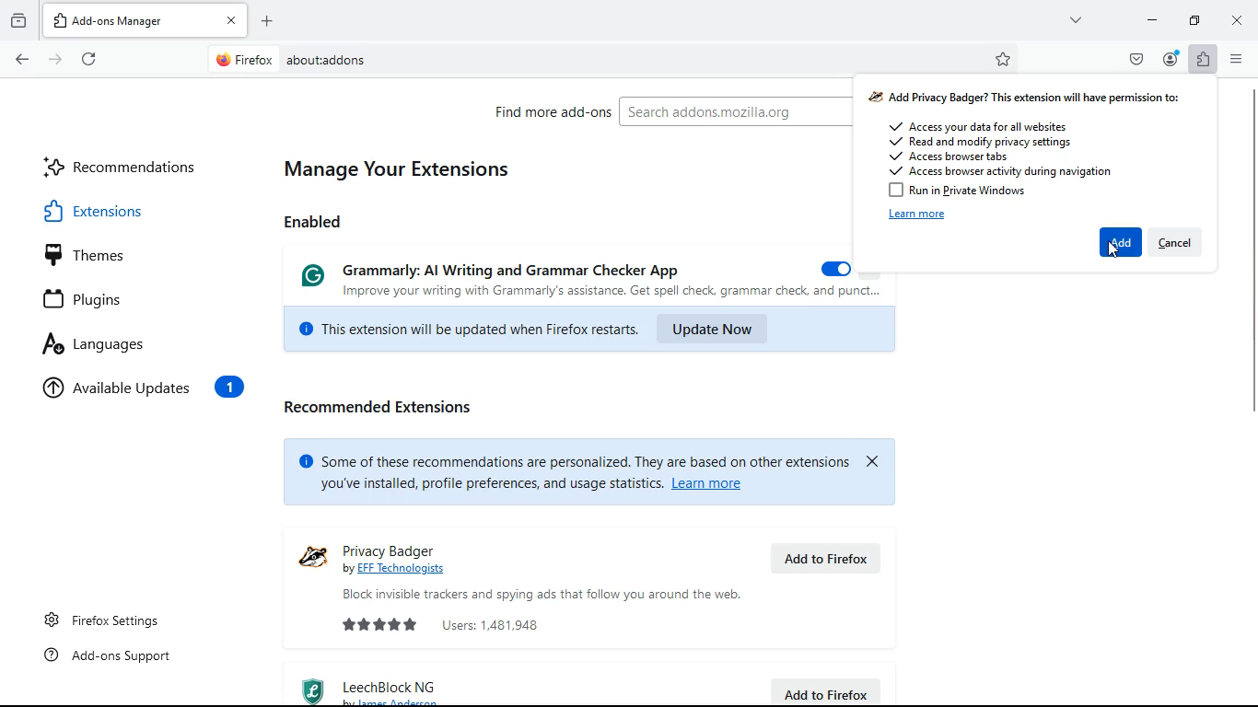 This screenshot has width=1258, height=707. What do you see at coordinates (130, 20) in the screenshot?
I see `Add-ons Manager` at bounding box center [130, 20].